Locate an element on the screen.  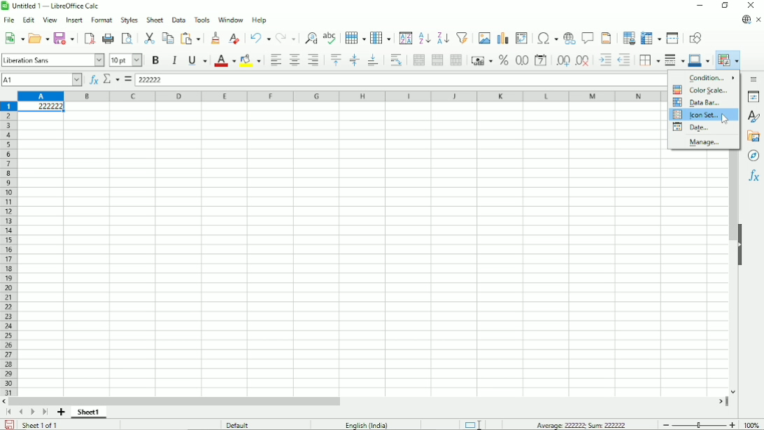
View is located at coordinates (50, 20).